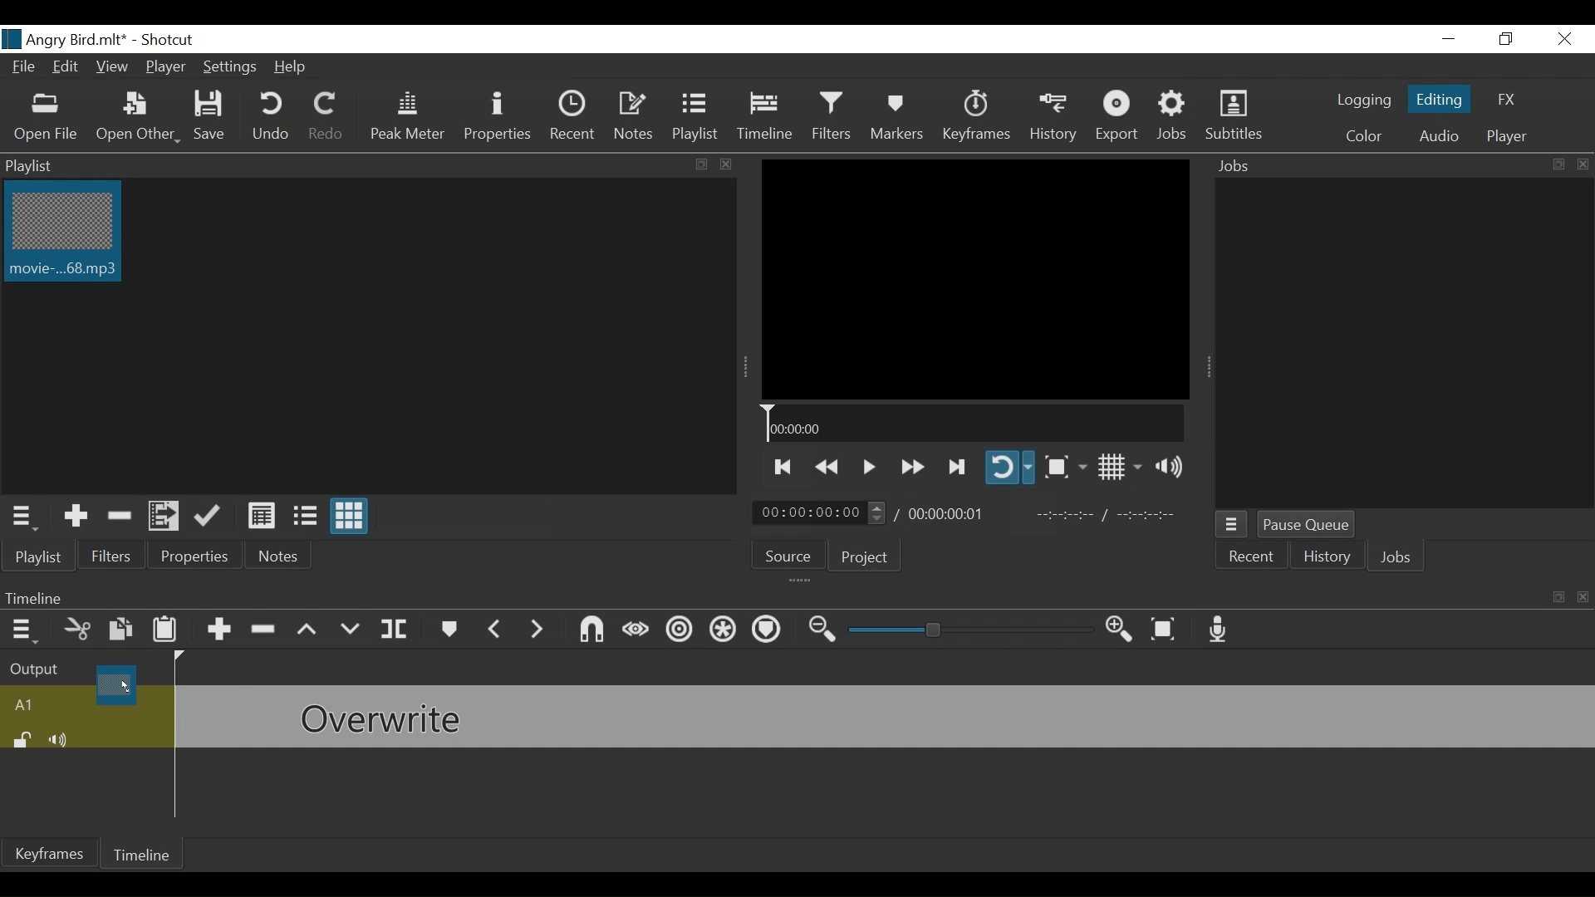 This screenshot has height=897, width=1595. Describe the element at coordinates (1173, 469) in the screenshot. I see `Show volume control` at that location.